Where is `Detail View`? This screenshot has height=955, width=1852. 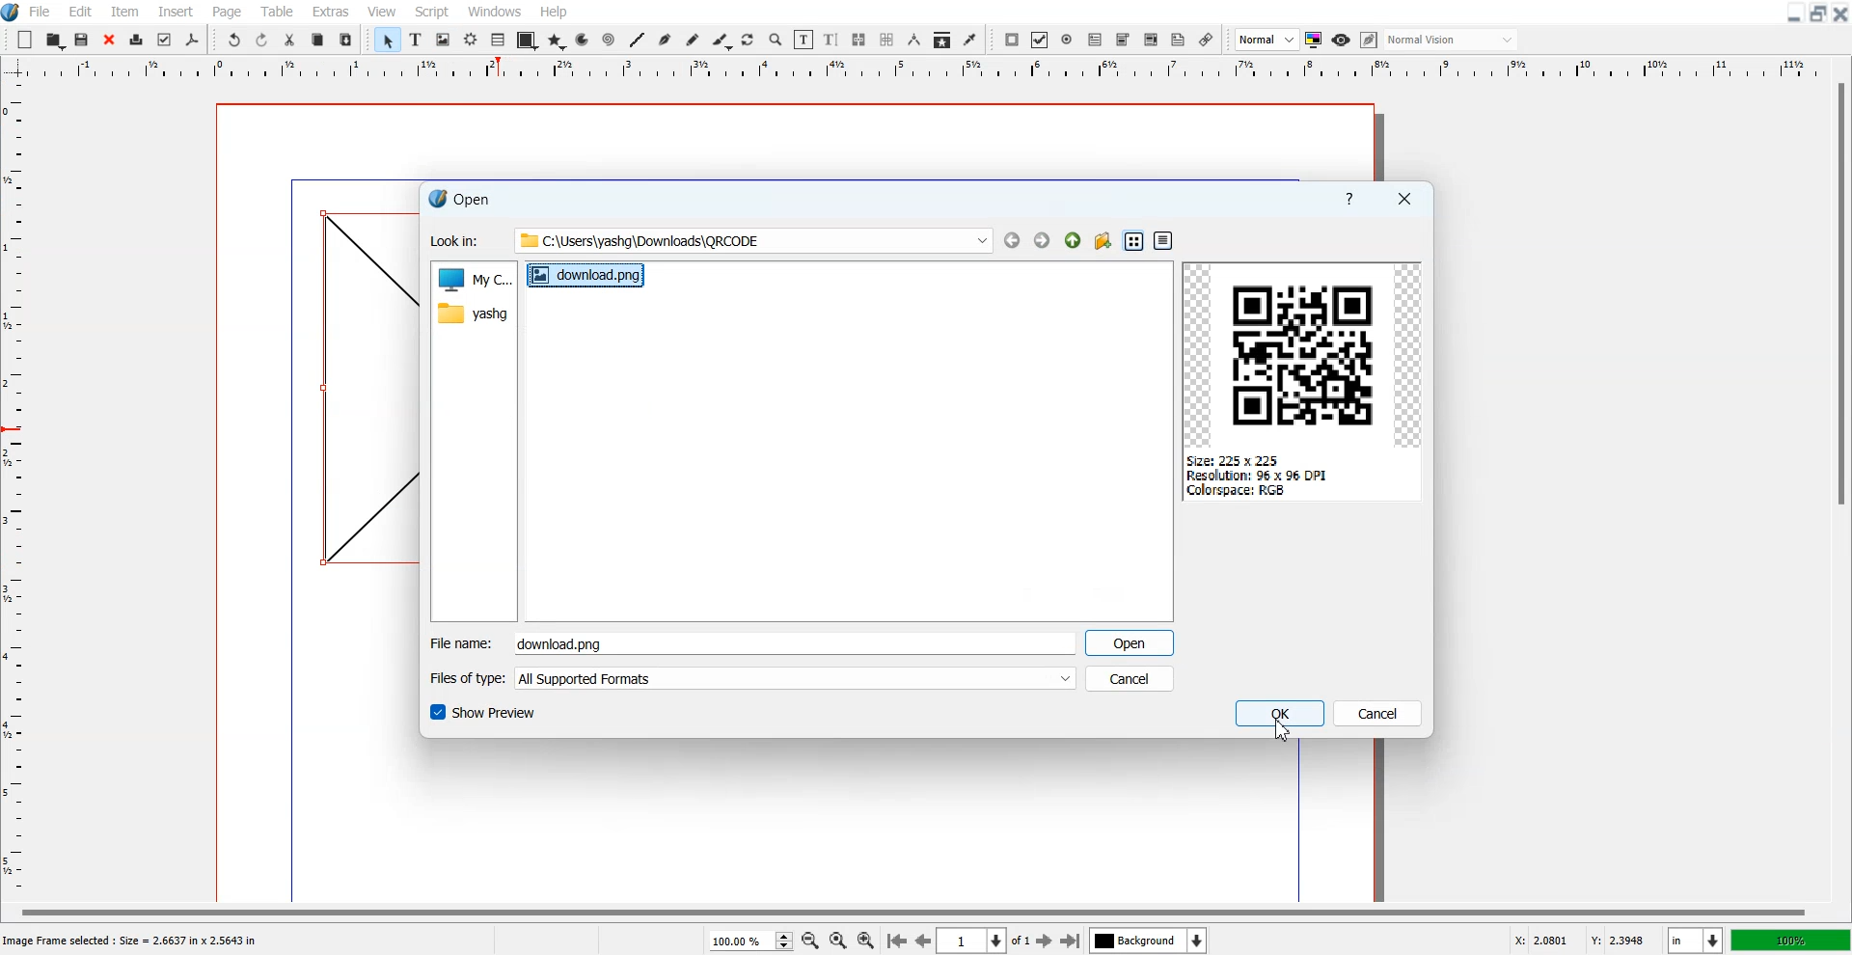
Detail View is located at coordinates (1163, 240).